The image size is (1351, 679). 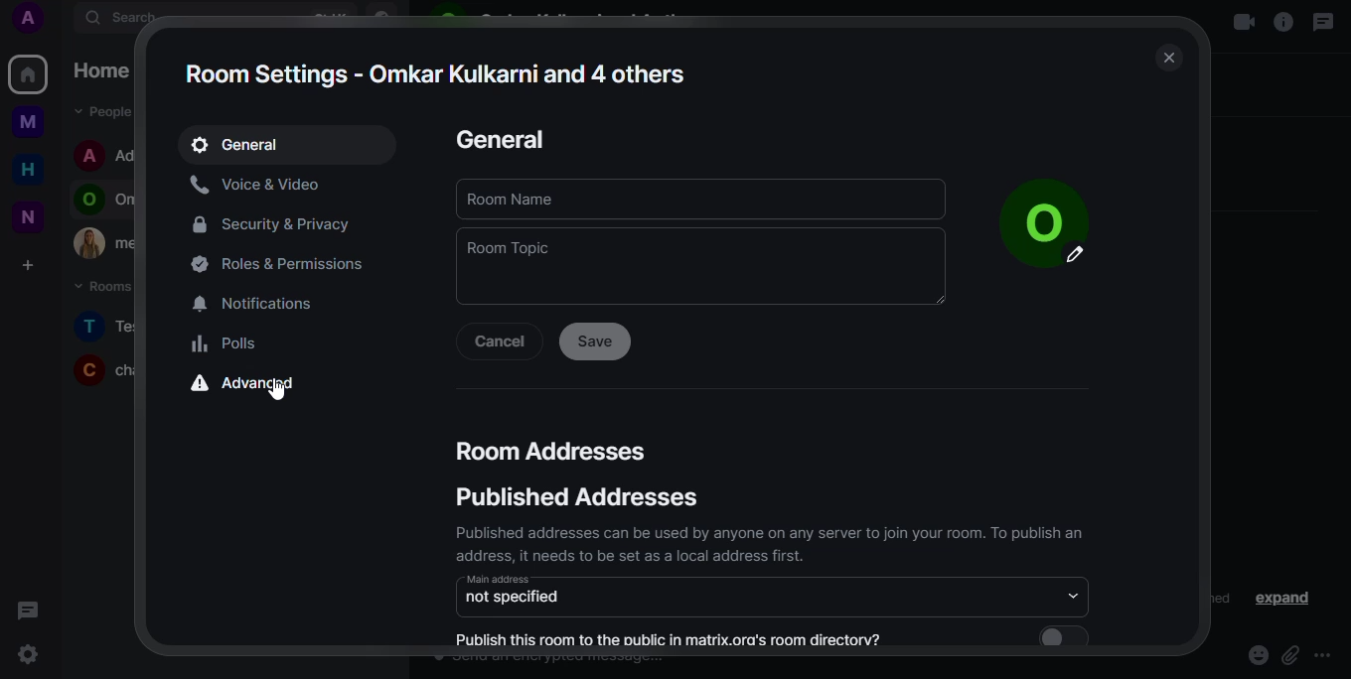 I want to click on message, so click(x=31, y=611).